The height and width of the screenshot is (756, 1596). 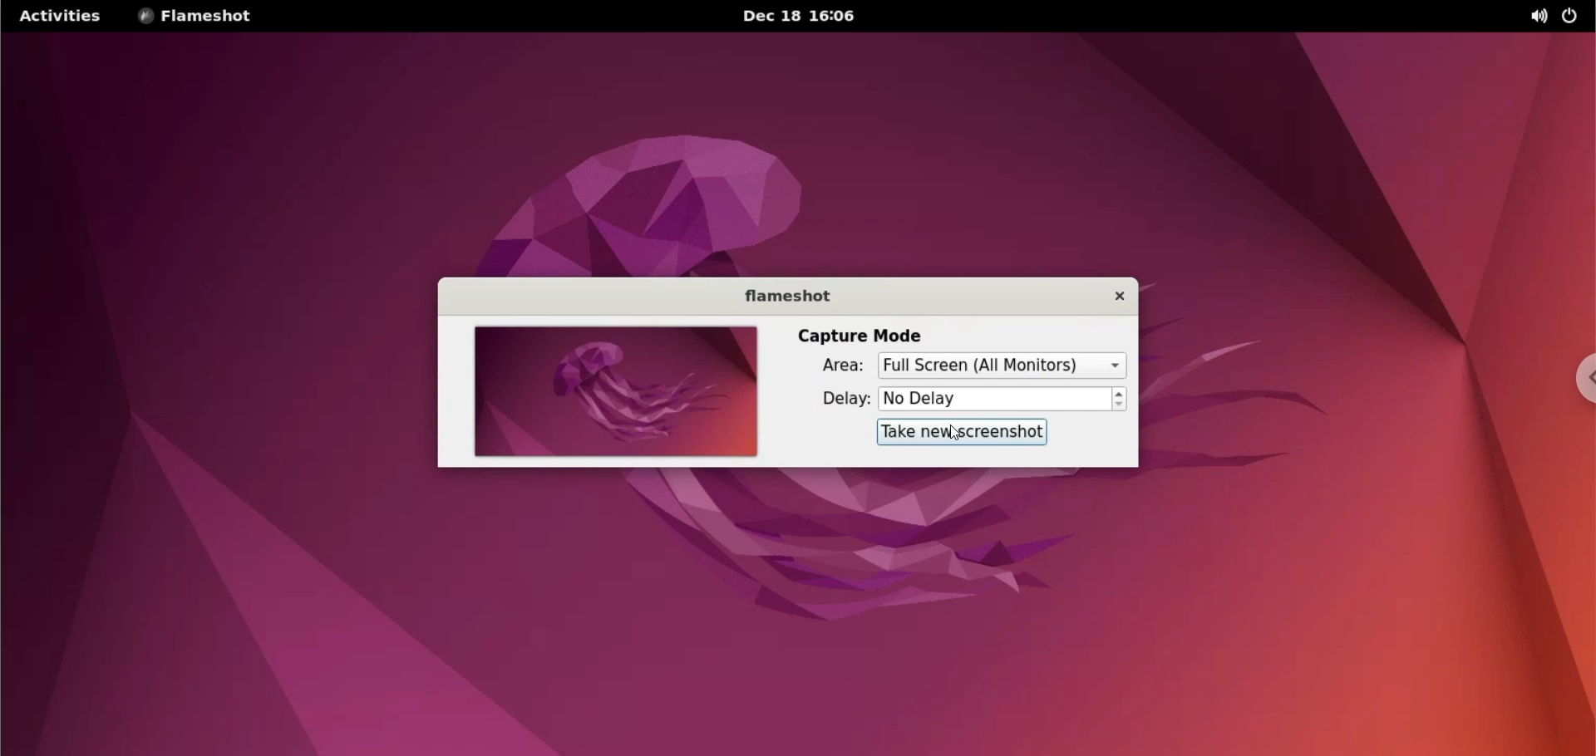 What do you see at coordinates (964, 433) in the screenshot?
I see `take screenshot button ` at bounding box center [964, 433].